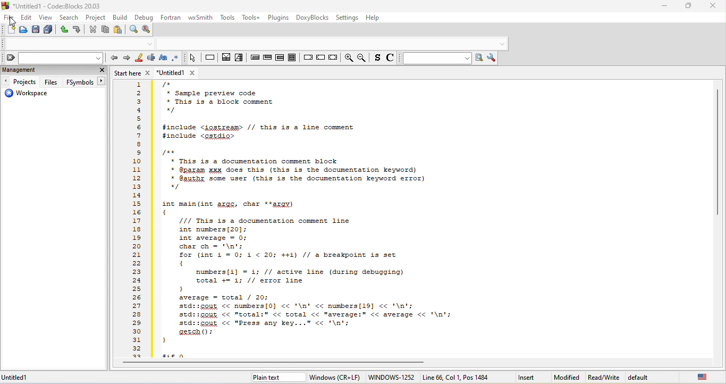 This screenshot has height=384, width=726. What do you see at coordinates (52, 81) in the screenshot?
I see `files` at bounding box center [52, 81].